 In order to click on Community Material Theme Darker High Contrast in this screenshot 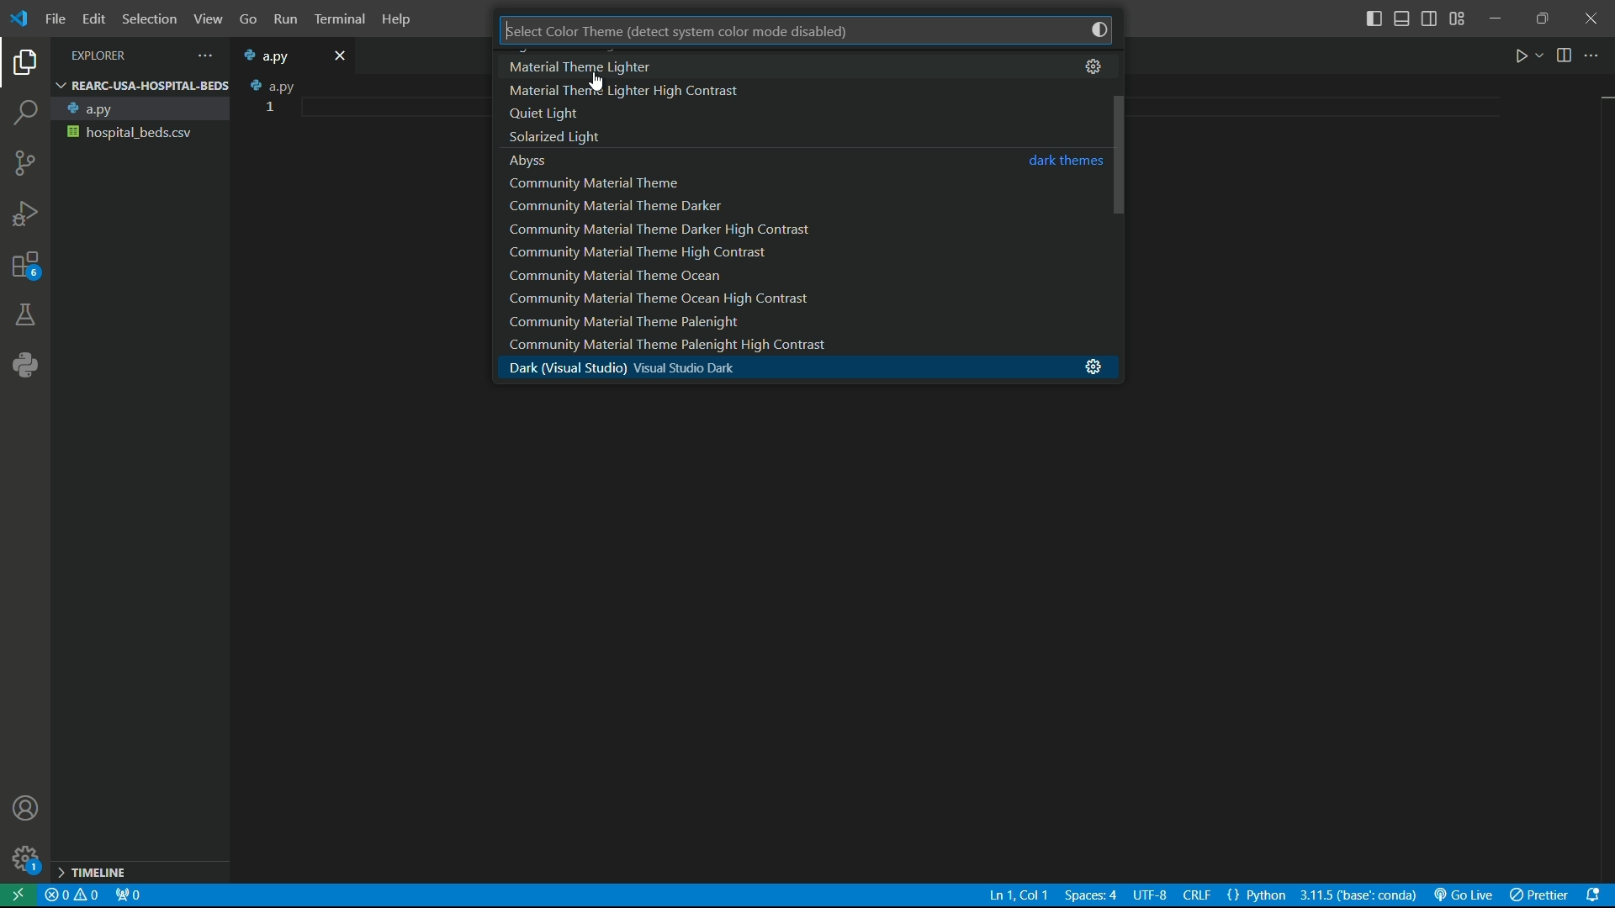, I will do `click(681, 229)`.